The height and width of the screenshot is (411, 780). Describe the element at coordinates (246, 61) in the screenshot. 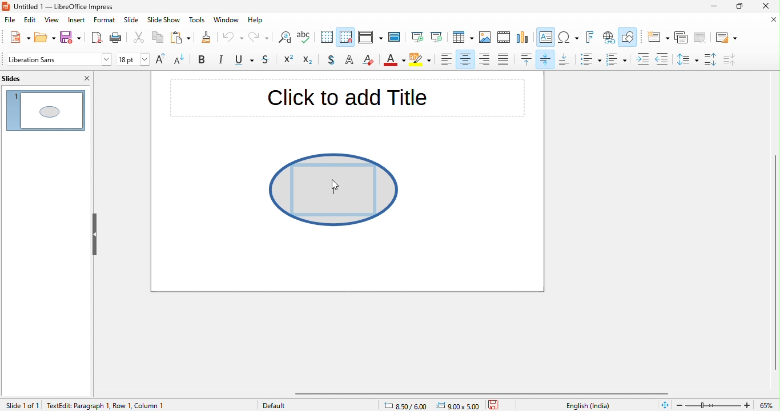

I see `underline` at that location.